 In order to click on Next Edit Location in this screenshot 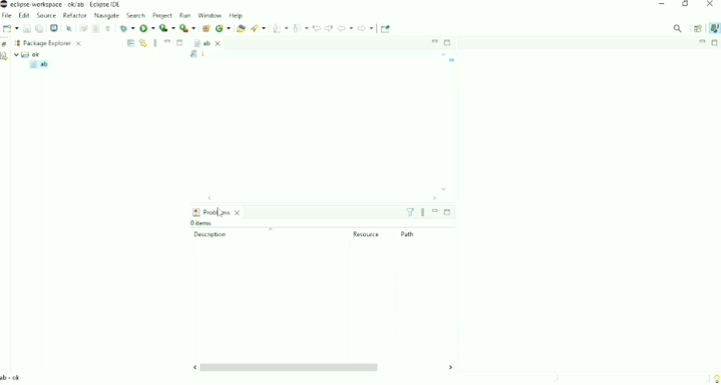, I will do `click(329, 28)`.